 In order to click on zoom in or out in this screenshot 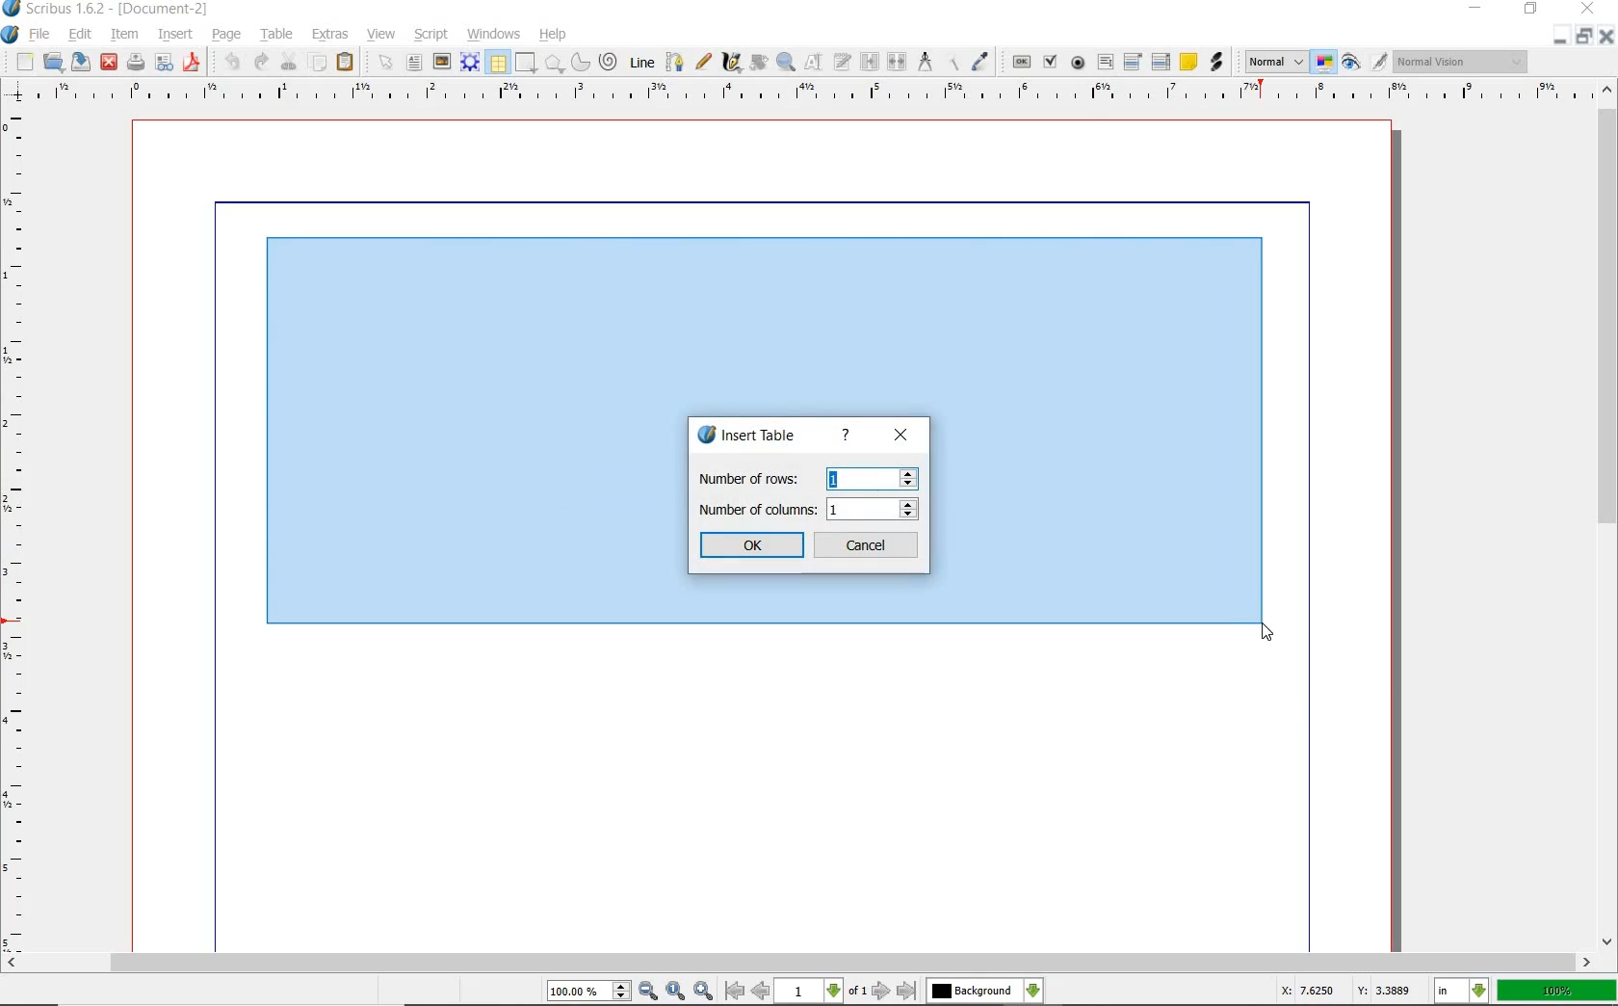, I will do `click(784, 63)`.